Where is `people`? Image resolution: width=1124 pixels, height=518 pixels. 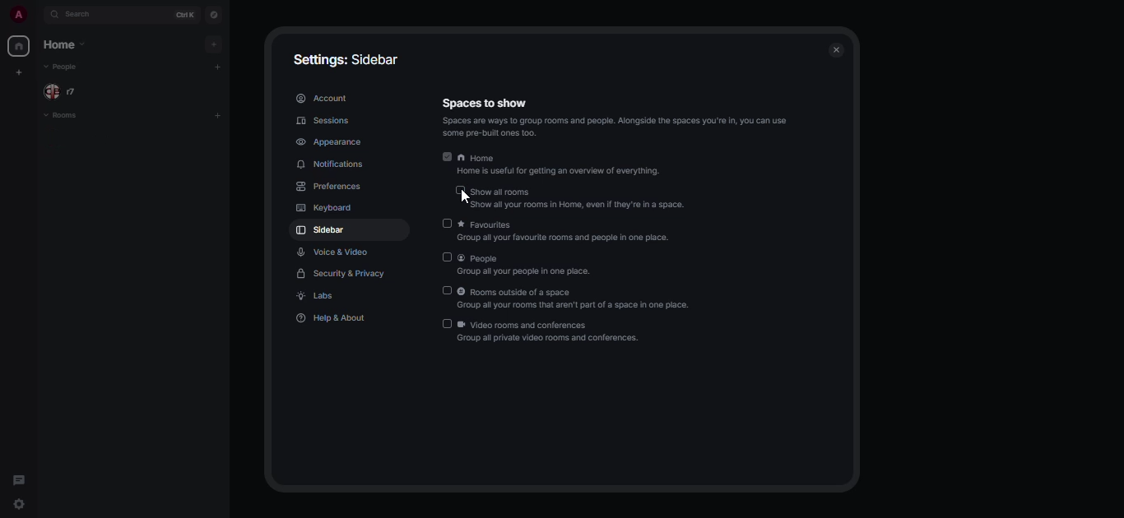
people is located at coordinates (531, 264).